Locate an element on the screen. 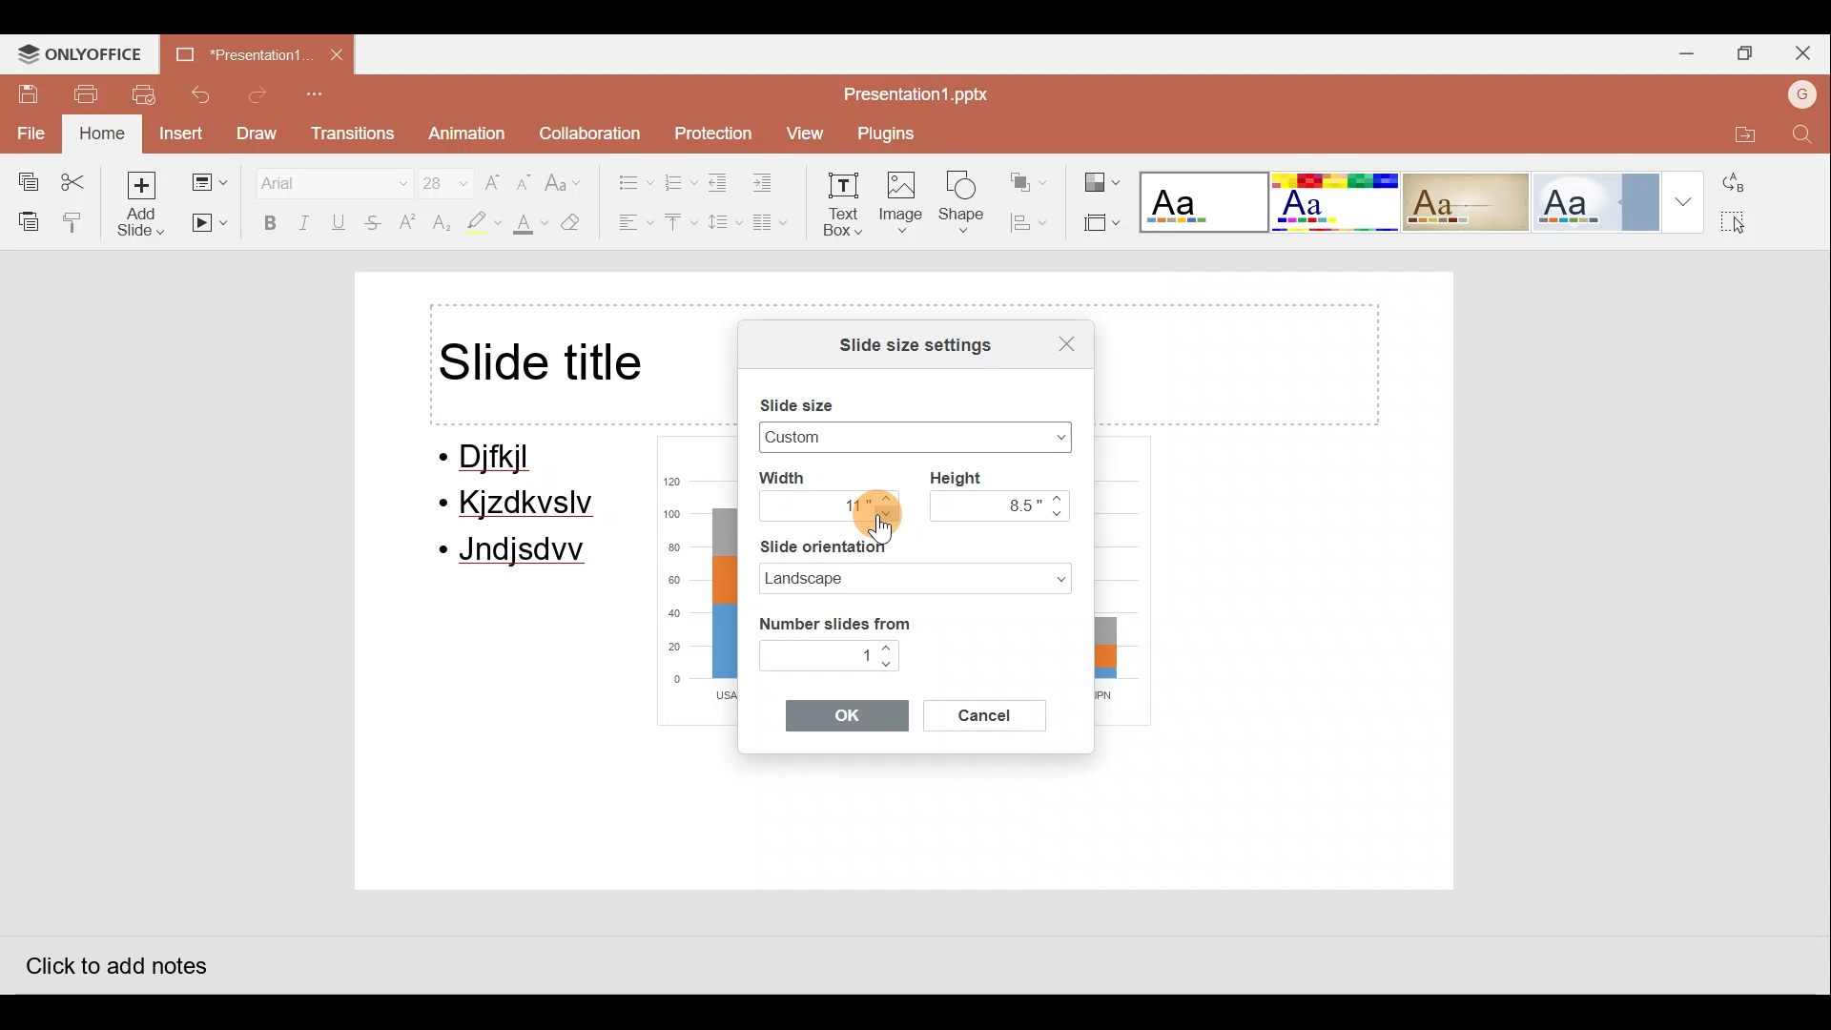  Navigate down is located at coordinates (891, 665).